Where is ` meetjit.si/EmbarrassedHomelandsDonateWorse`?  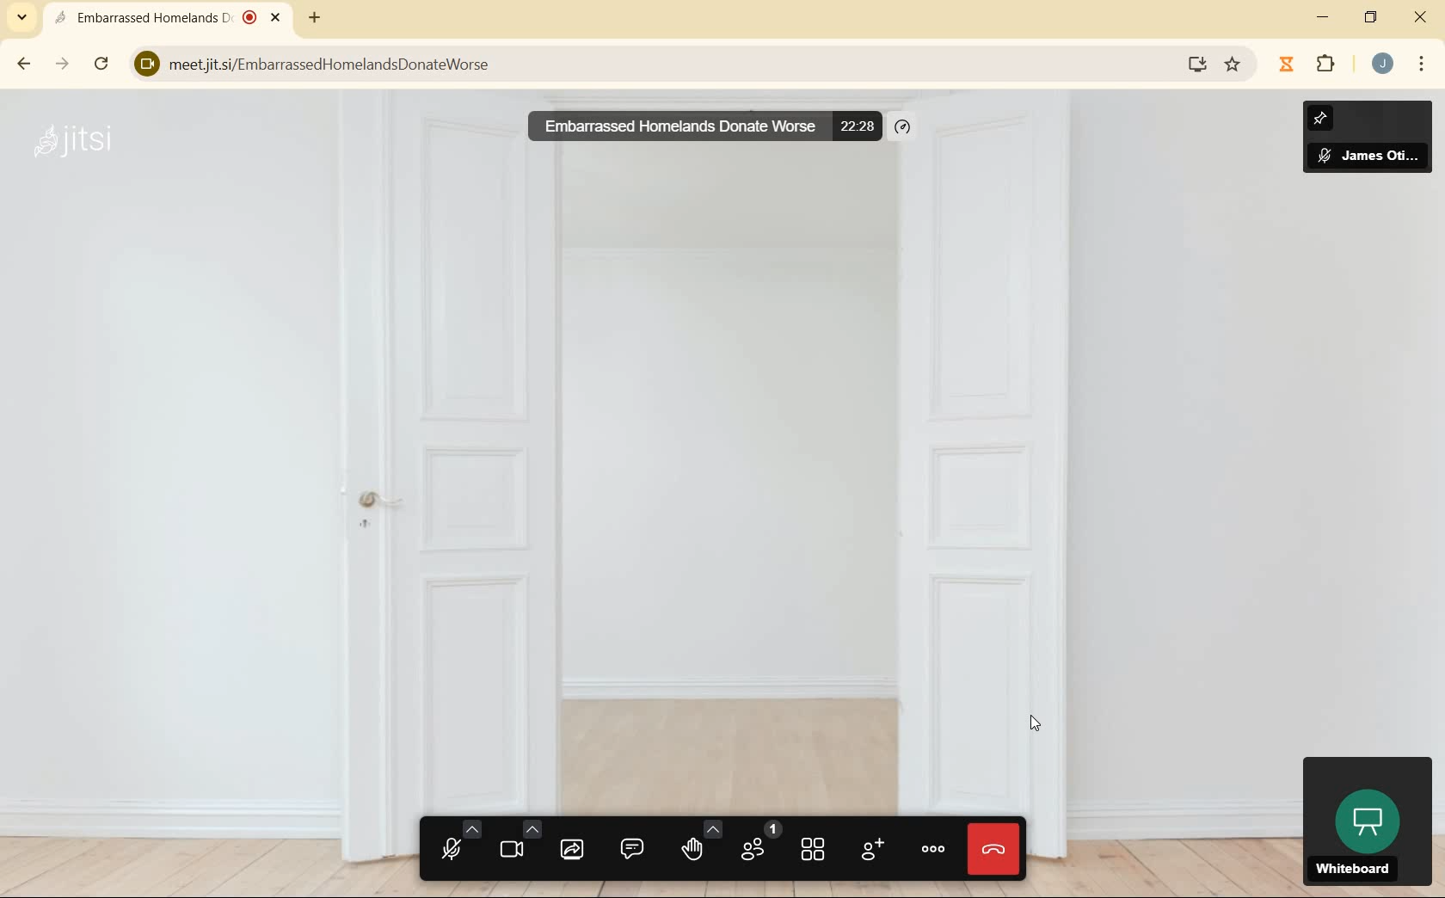  meetjit.si/EmbarrassedHomelandsDonateWorse is located at coordinates (642, 60).